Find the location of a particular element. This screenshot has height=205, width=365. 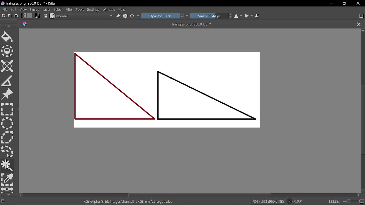

Rotate is located at coordinates (297, 201).